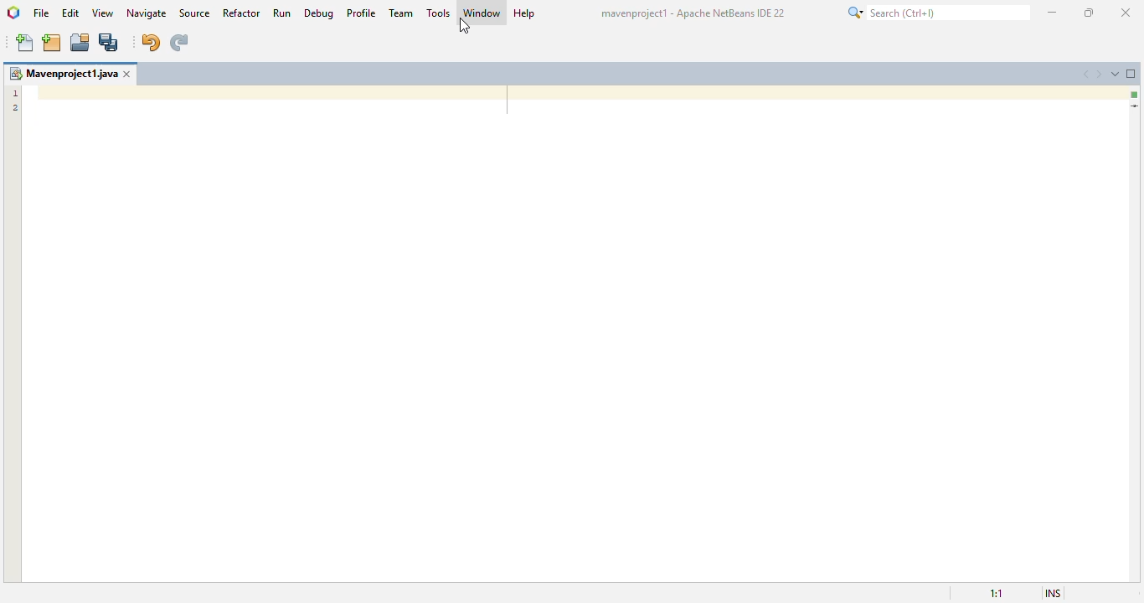  I want to click on file, so click(41, 13).